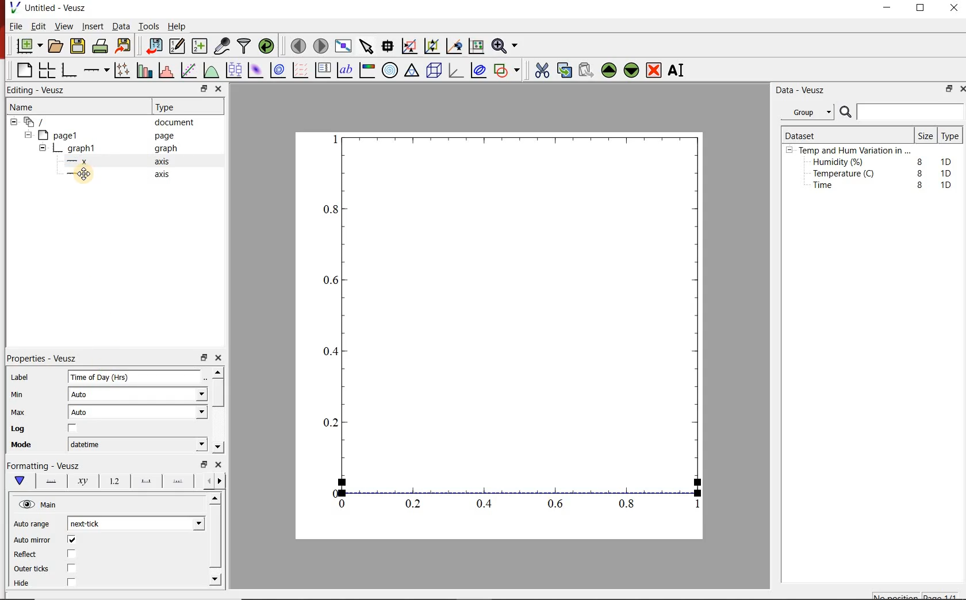 The width and height of the screenshot is (966, 600). What do you see at coordinates (203, 358) in the screenshot?
I see `restore down` at bounding box center [203, 358].